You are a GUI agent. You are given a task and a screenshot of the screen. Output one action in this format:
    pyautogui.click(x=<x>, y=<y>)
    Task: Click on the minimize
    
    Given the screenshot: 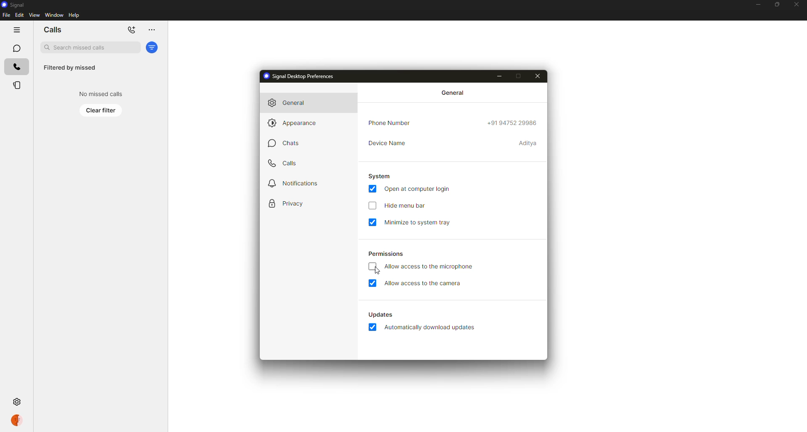 What is the action you would take?
    pyautogui.click(x=758, y=5)
    